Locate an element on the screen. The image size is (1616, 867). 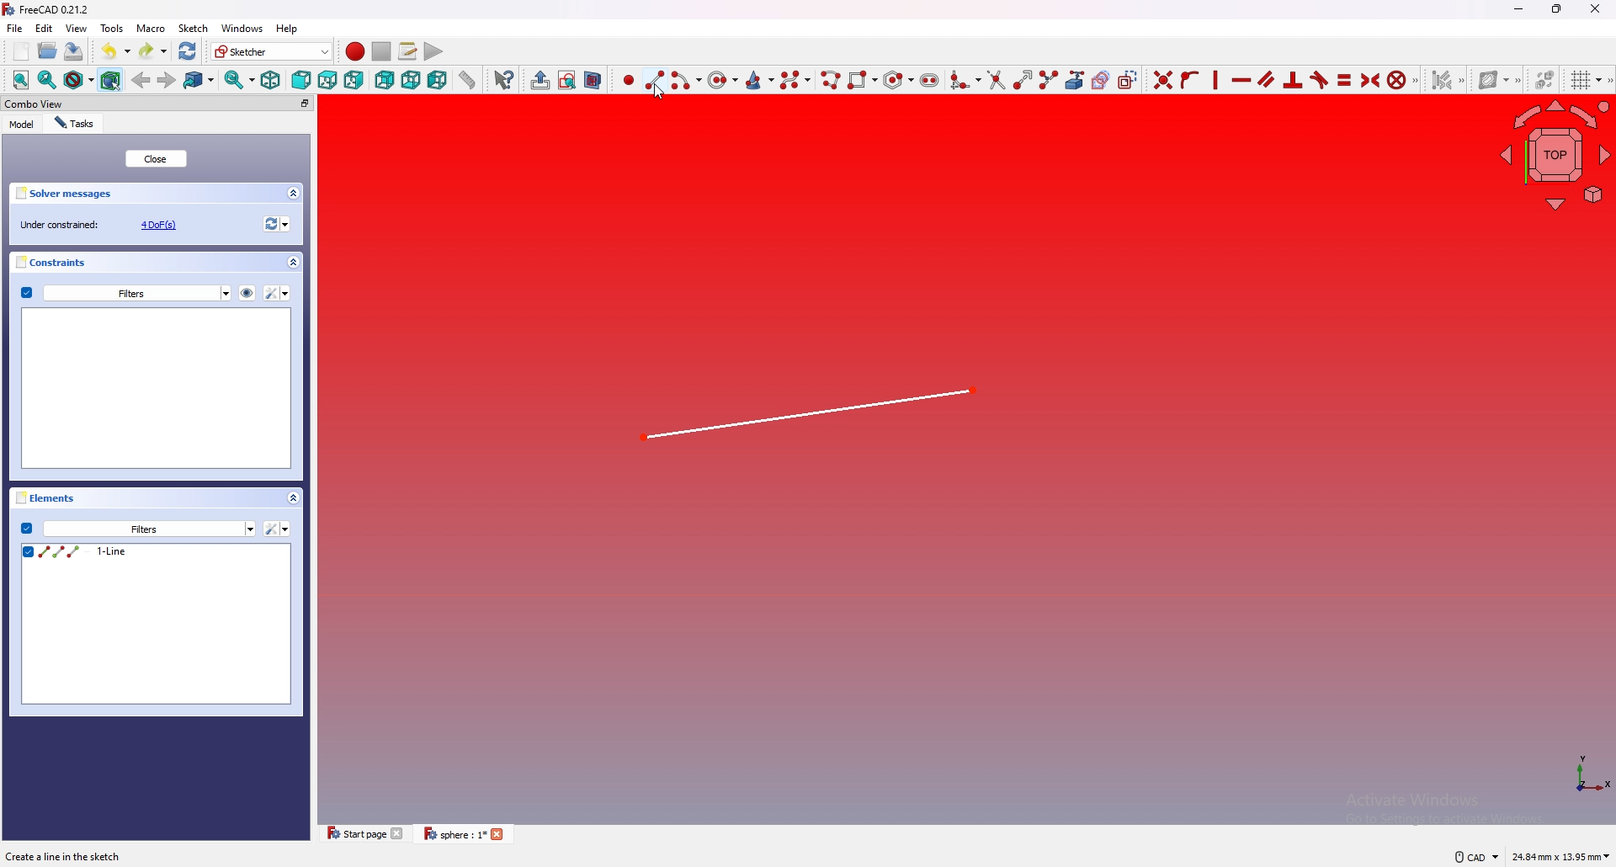
Constrain perpendicular is located at coordinates (1291, 80).